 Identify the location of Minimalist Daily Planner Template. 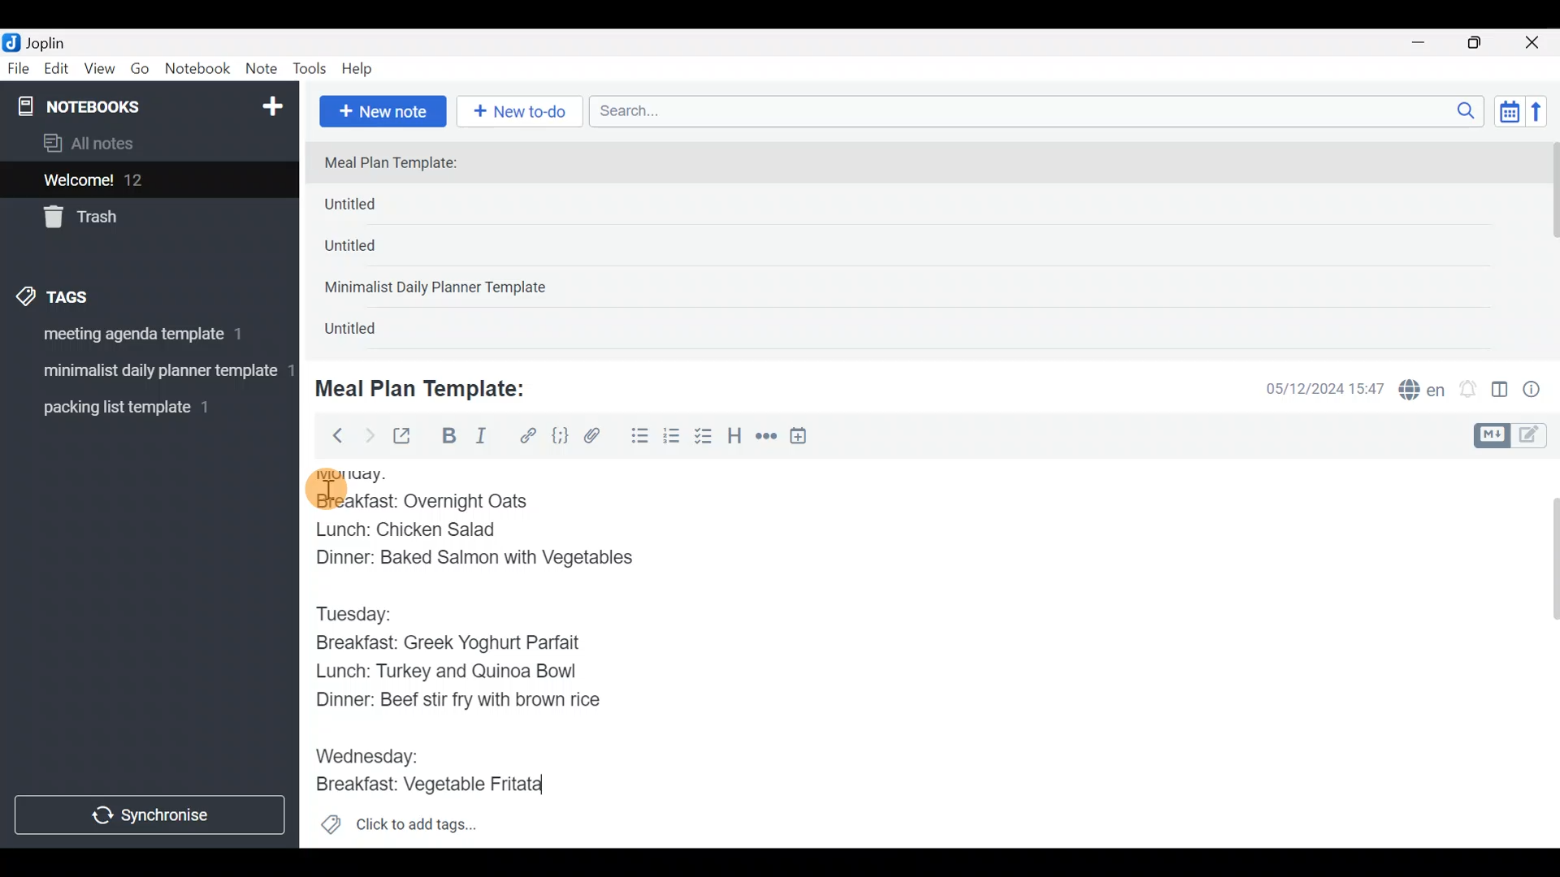
(440, 289).